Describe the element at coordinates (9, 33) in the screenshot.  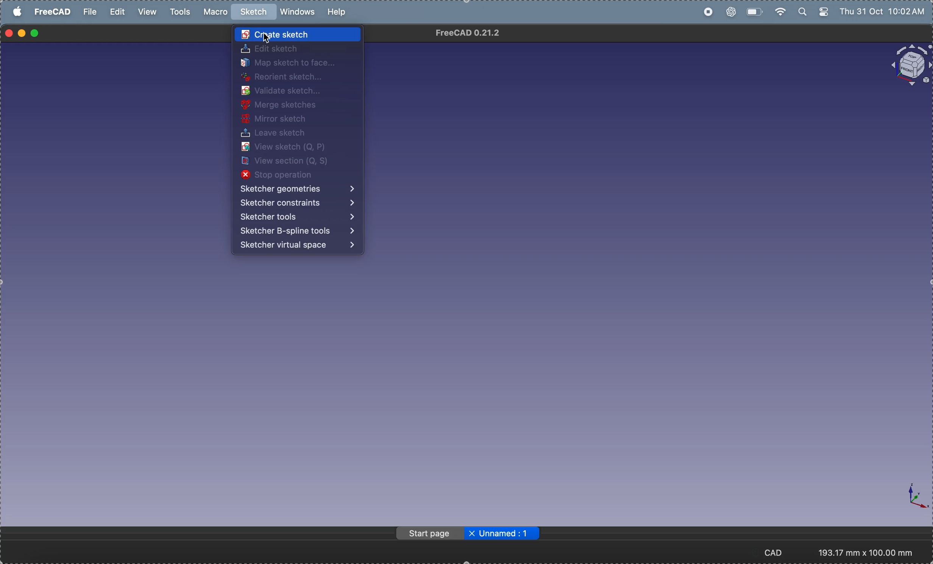
I see `closing window` at that location.